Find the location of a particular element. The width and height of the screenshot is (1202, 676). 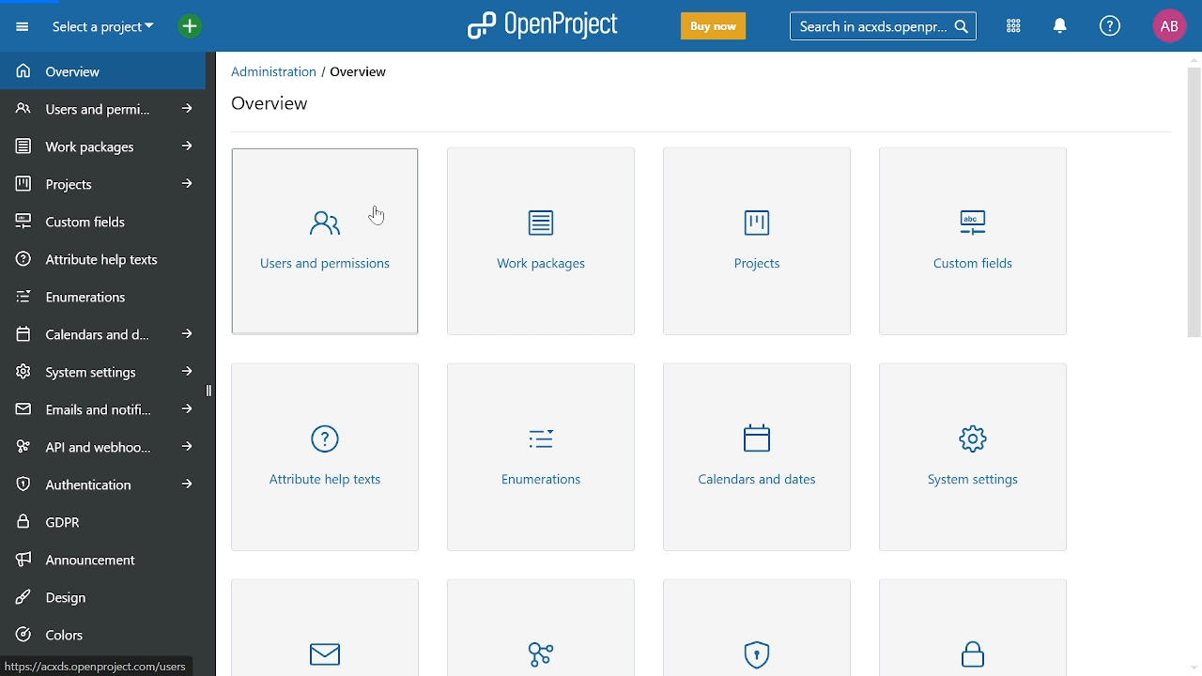

GDPR is located at coordinates (92, 524).